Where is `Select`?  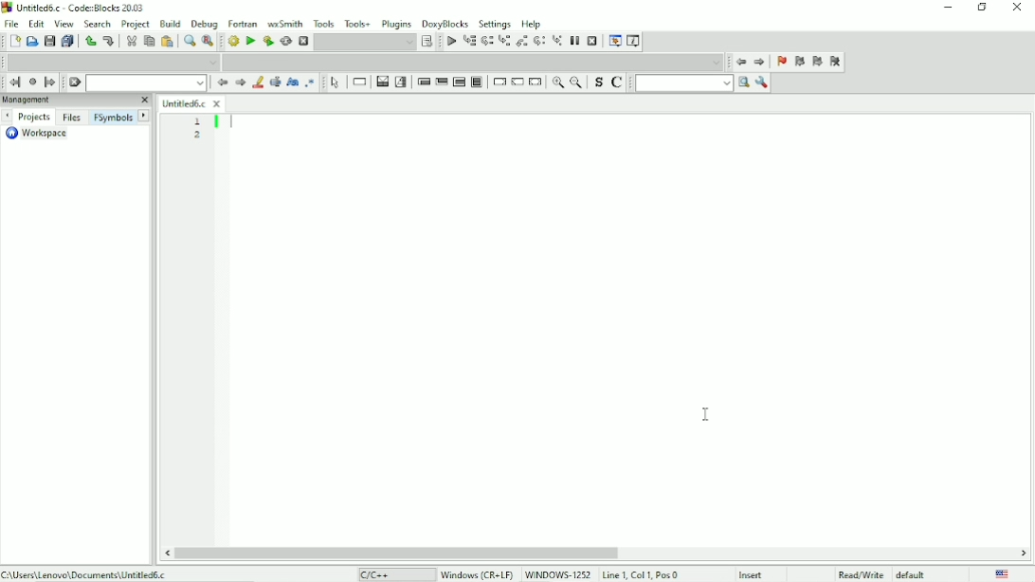
Select is located at coordinates (335, 83).